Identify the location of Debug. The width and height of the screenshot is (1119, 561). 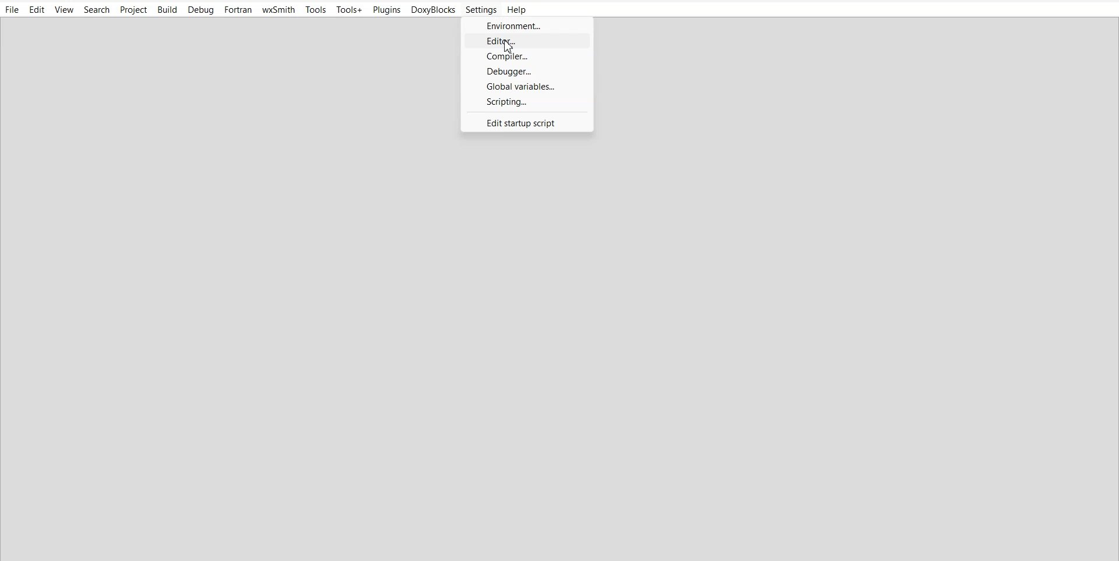
(201, 10).